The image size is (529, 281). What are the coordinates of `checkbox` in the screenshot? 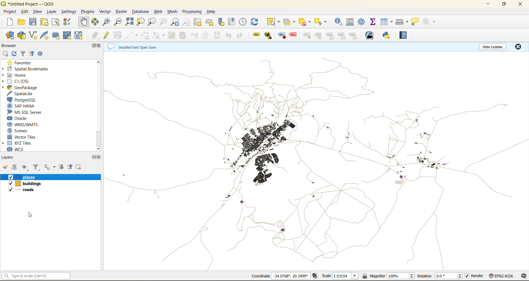 It's located at (10, 183).